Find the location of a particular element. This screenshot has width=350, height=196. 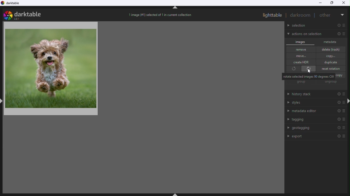

Dark room is located at coordinates (301, 15).